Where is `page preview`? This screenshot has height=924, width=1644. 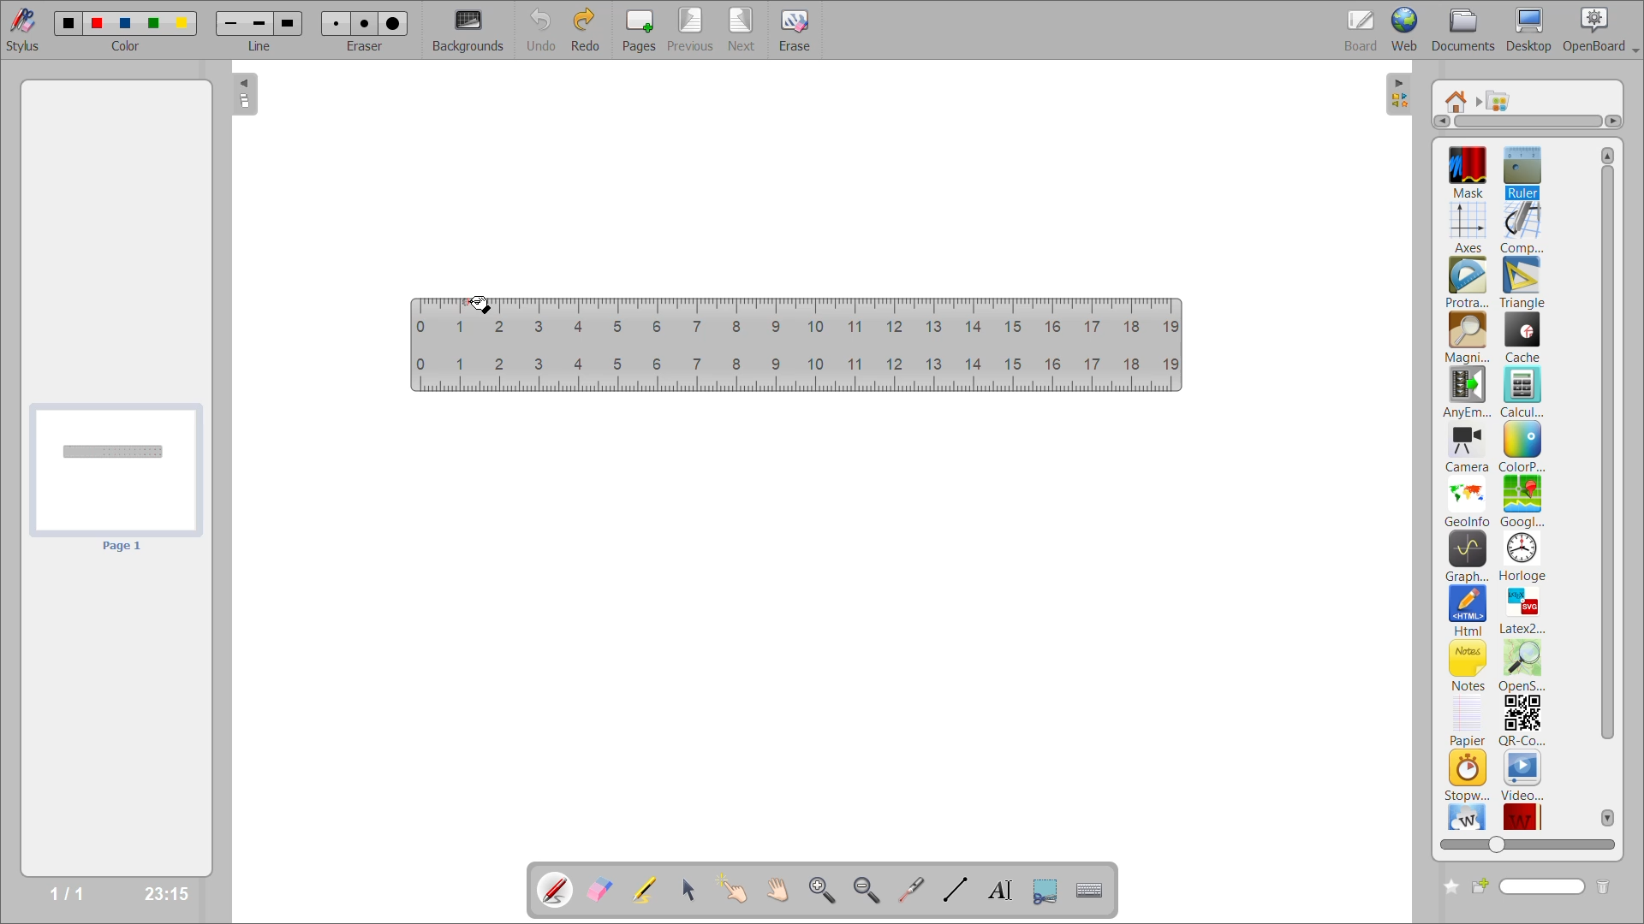
page preview is located at coordinates (113, 479).